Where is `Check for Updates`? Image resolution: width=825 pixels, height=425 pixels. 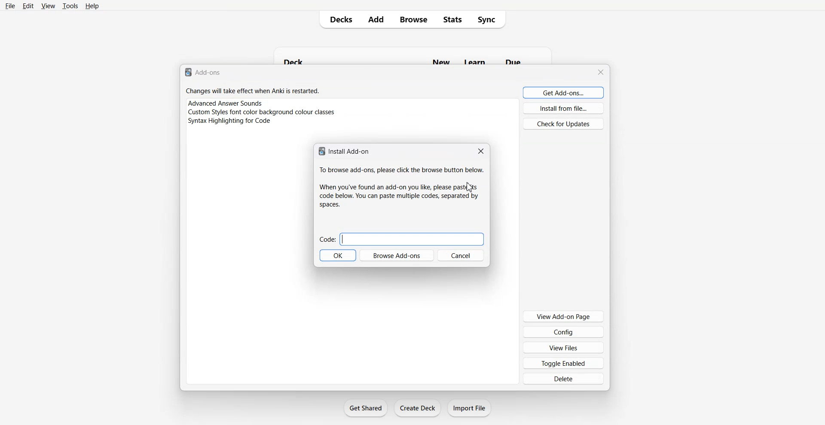
Check for Updates is located at coordinates (565, 124).